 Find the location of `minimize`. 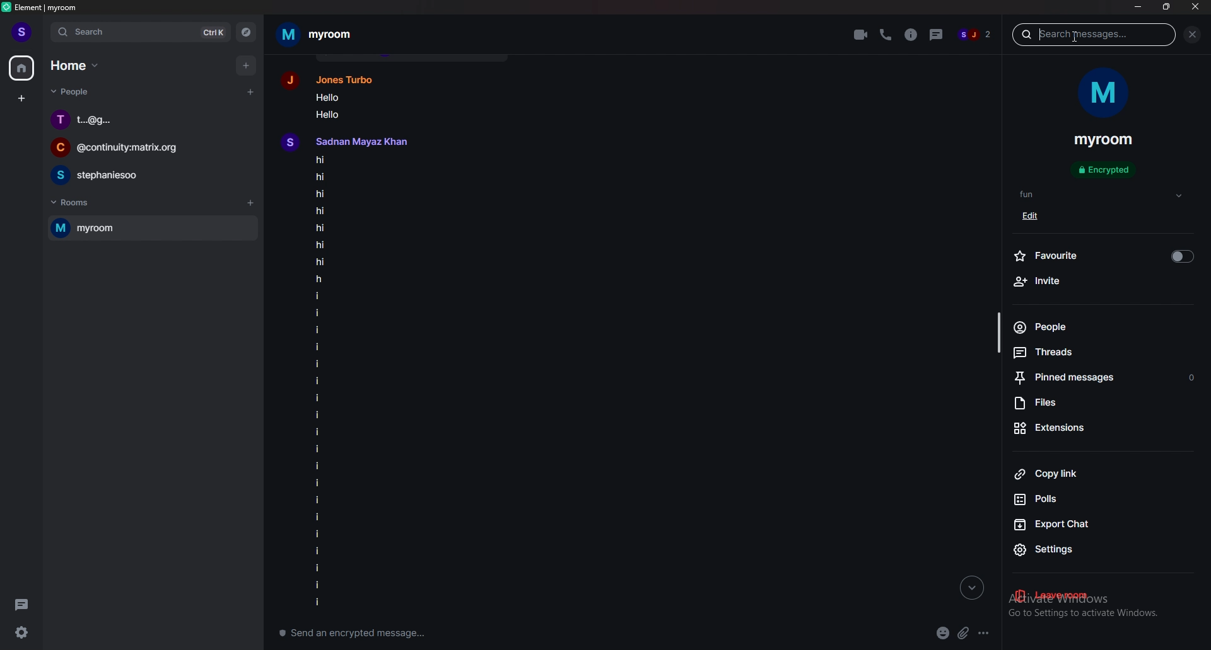

minimize is located at coordinates (1137, 6).